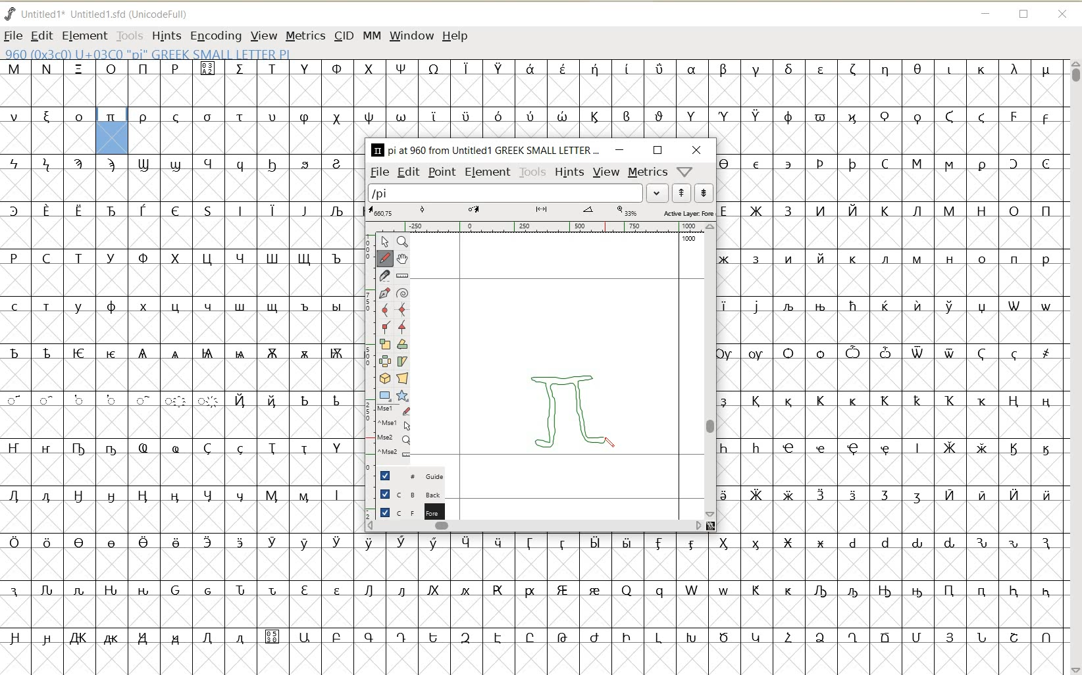  Describe the element at coordinates (579, 415) in the screenshot. I see `a pi symbol (π) creation` at that location.